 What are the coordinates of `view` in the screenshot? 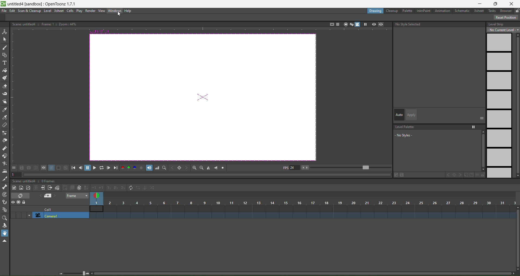 It's located at (102, 11).